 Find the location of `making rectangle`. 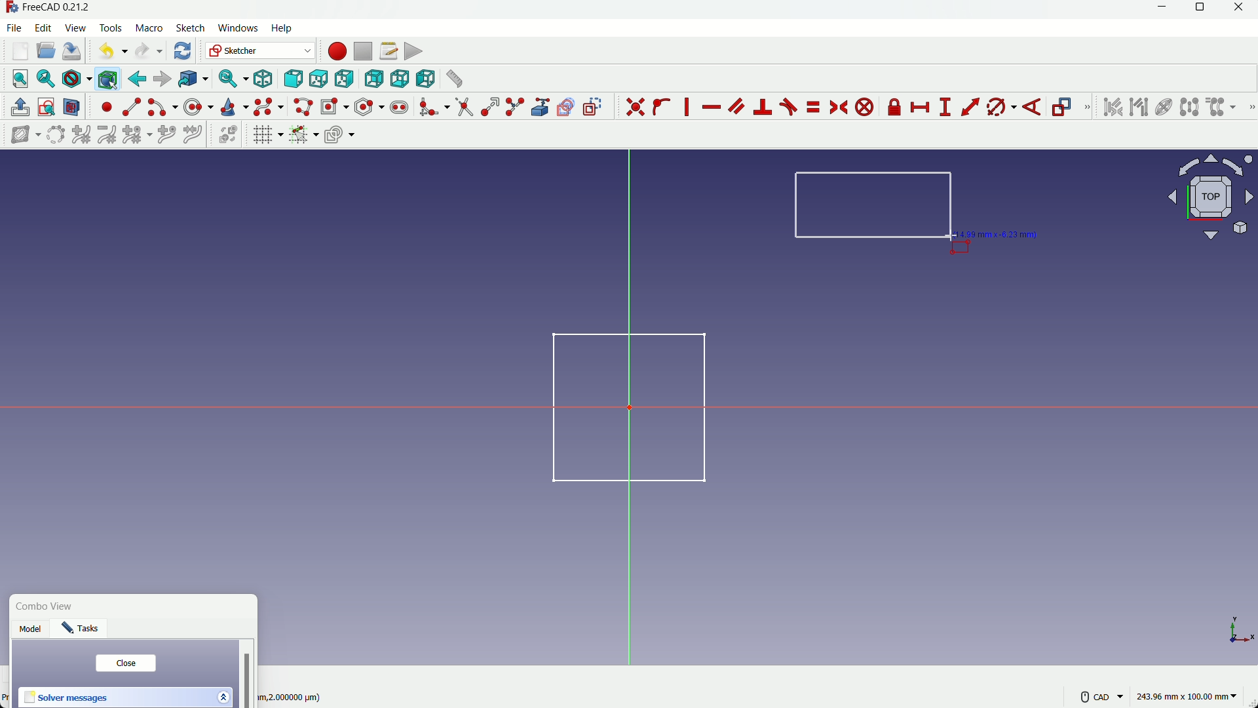

making rectangle is located at coordinates (874, 206).